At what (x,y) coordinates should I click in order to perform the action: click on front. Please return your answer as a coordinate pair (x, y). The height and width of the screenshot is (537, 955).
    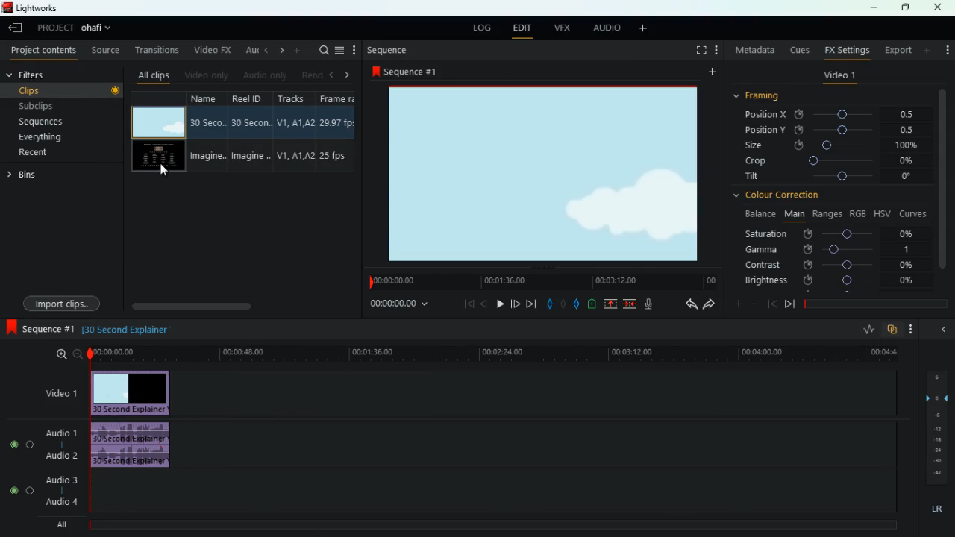
    Looking at the image, I should click on (790, 304).